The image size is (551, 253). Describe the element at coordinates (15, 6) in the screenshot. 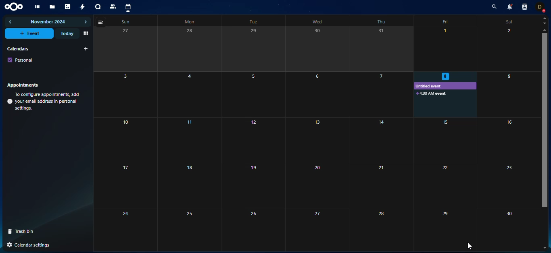

I see `nextcloud` at that location.